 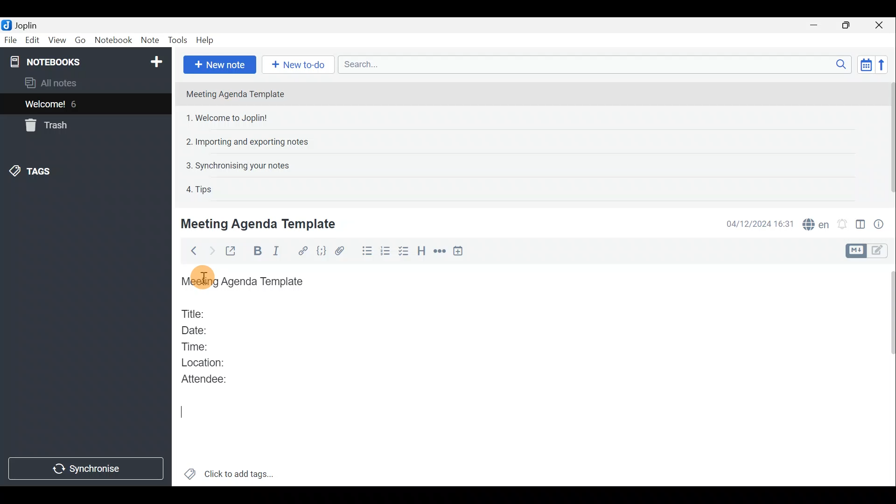 I want to click on Click to add tags, so click(x=242, y=472).